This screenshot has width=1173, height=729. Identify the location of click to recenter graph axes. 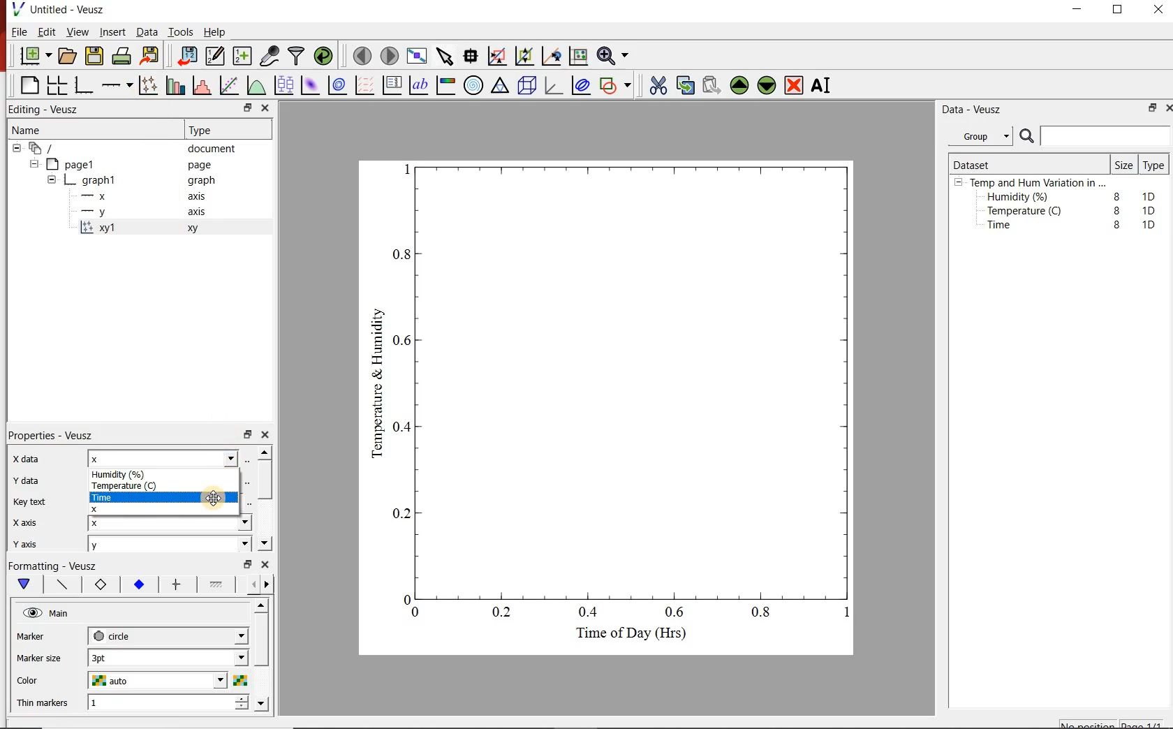
(552, 56).